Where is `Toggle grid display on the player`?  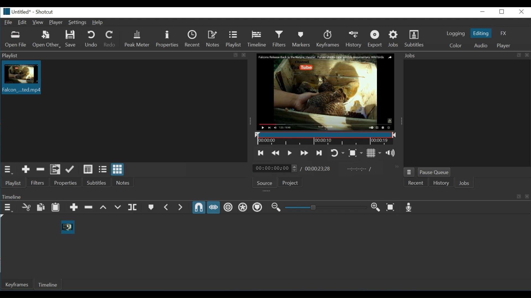 Toggle grid display on the player is located at coordinates (374, 153).